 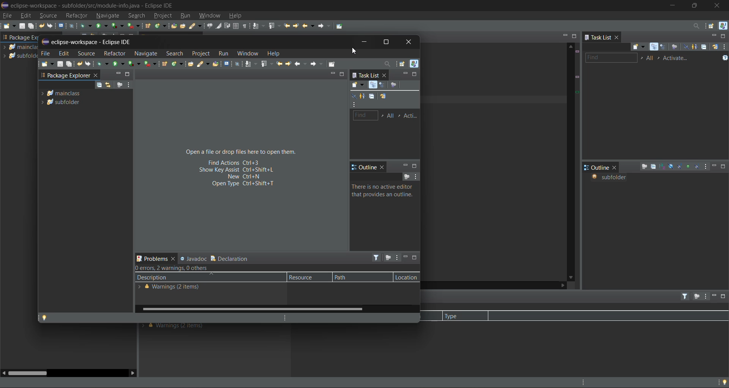 What do you see at coordinates (712, 26) in the screenshot?
I see `open perspective` at bounding box center [712, 26].